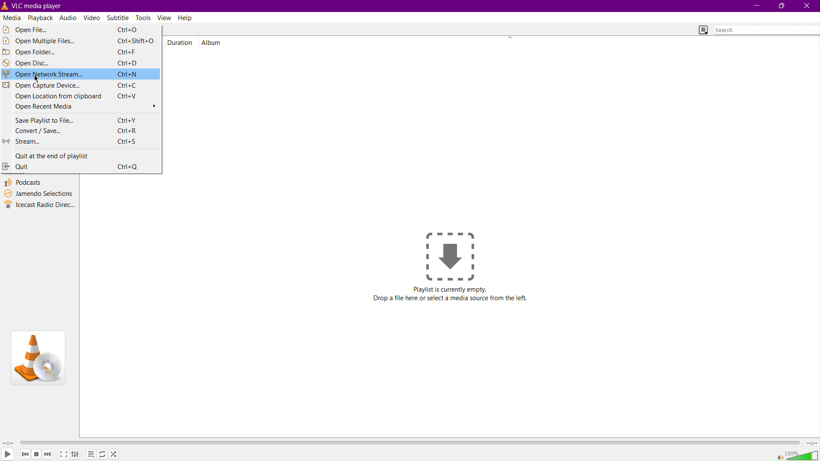  Describe the element at coordinates (39, 131) in the screenshot. I see `Convert/Save` at that location.